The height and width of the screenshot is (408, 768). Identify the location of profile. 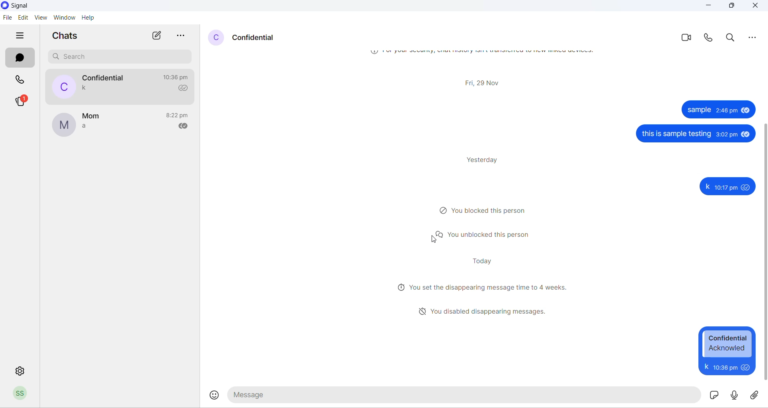
(25, 394).